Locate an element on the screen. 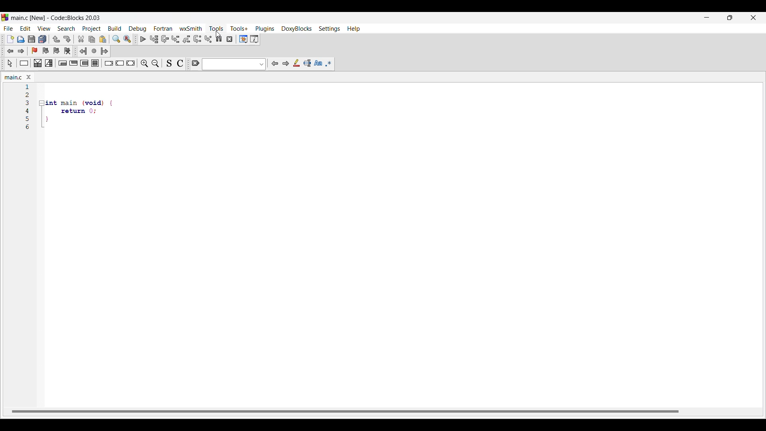 Image resolution: width=766 pixels, height=431 pixels. Exit condition is located at coordinates (73, 63).